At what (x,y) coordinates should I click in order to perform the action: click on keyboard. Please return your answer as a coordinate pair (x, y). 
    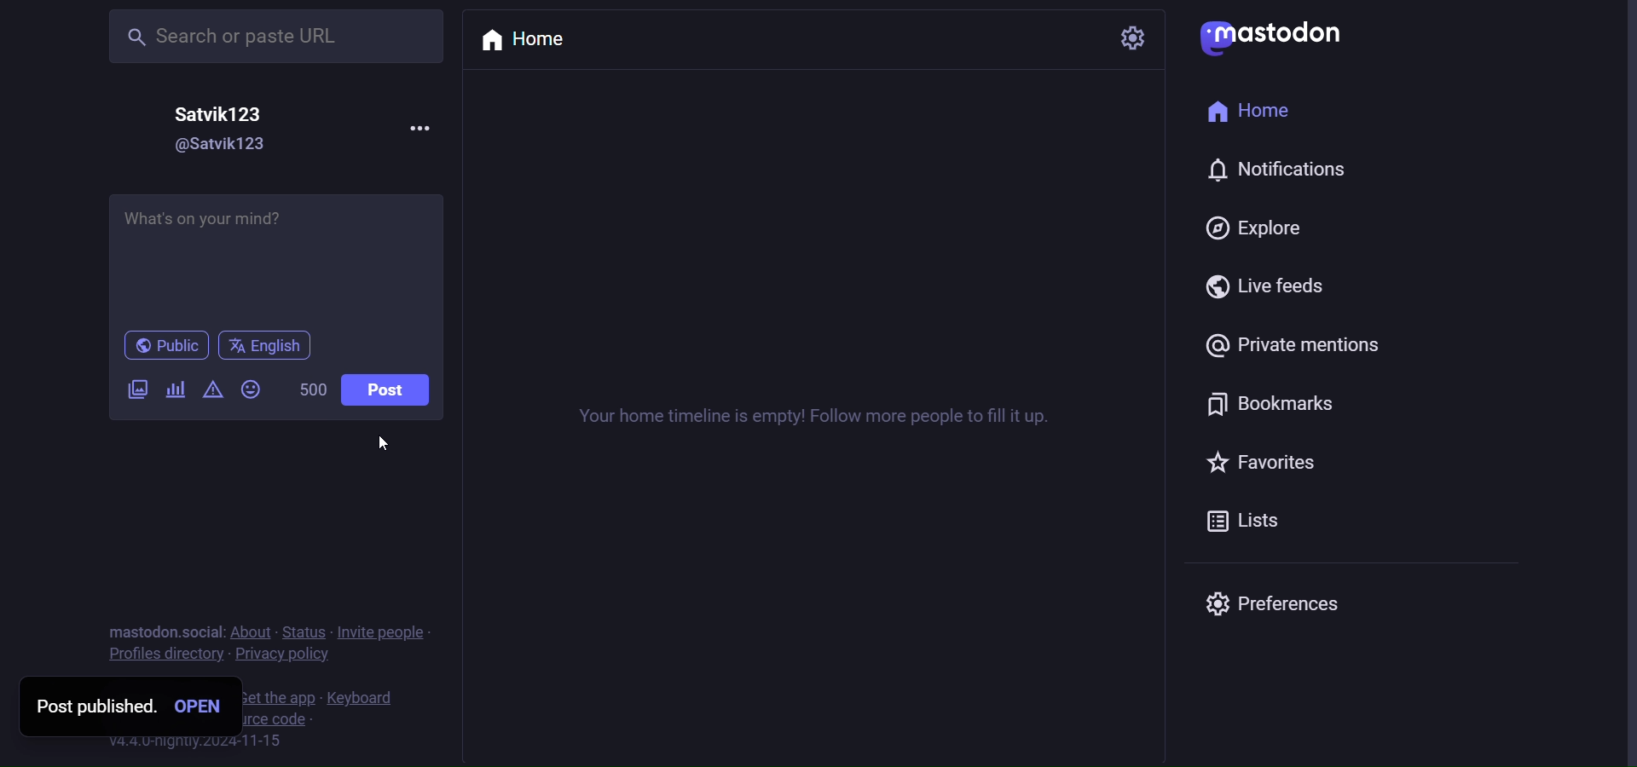
    Looking at the image, I should click on (367, 698).